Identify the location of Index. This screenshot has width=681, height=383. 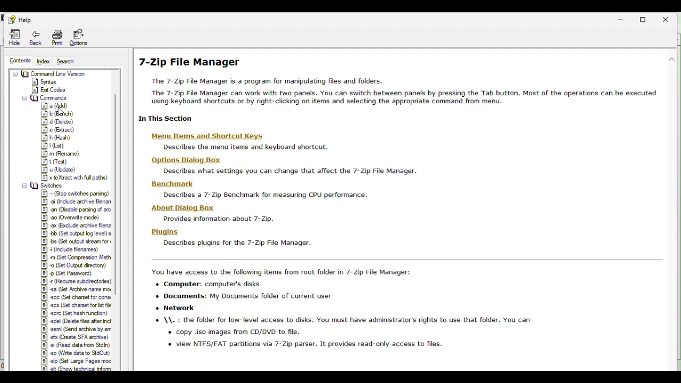
(44, 62).